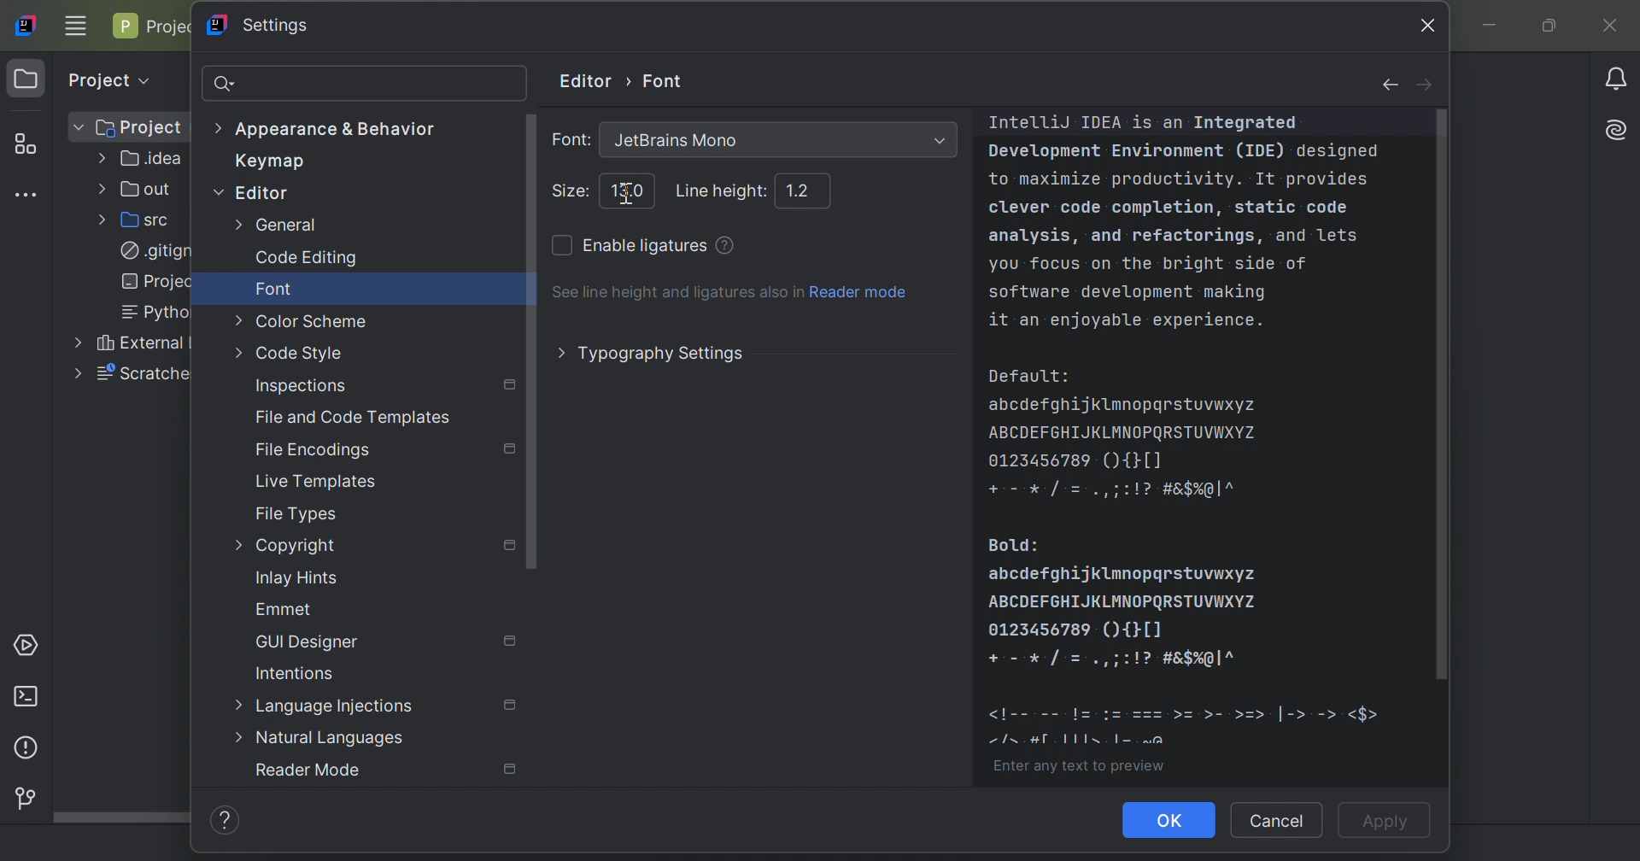 The width and height of the screenshot is (1640, 861). What do you see at coordinates (128, 342) in the screenshot?
I see `External` at bounding box center [128, 342].